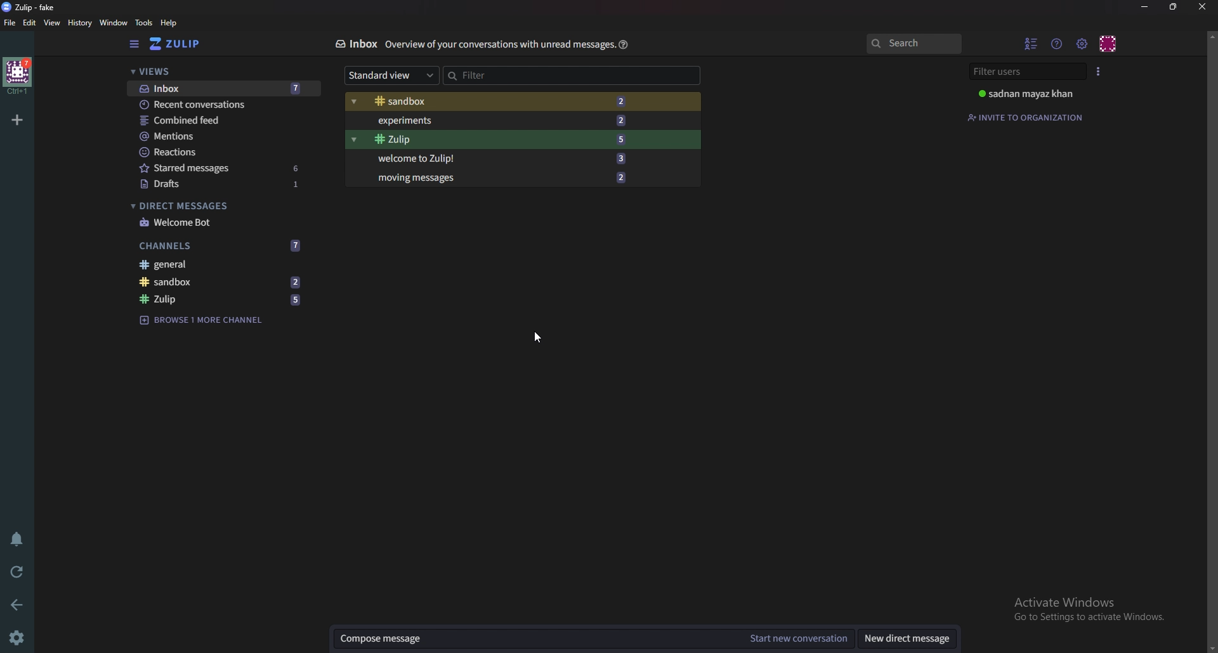 This screenshot has height=653, width=1218. What do you see at coordinates (195, 169) in the screenshot?
I see `starred messages` at bounding box center [195, 169].